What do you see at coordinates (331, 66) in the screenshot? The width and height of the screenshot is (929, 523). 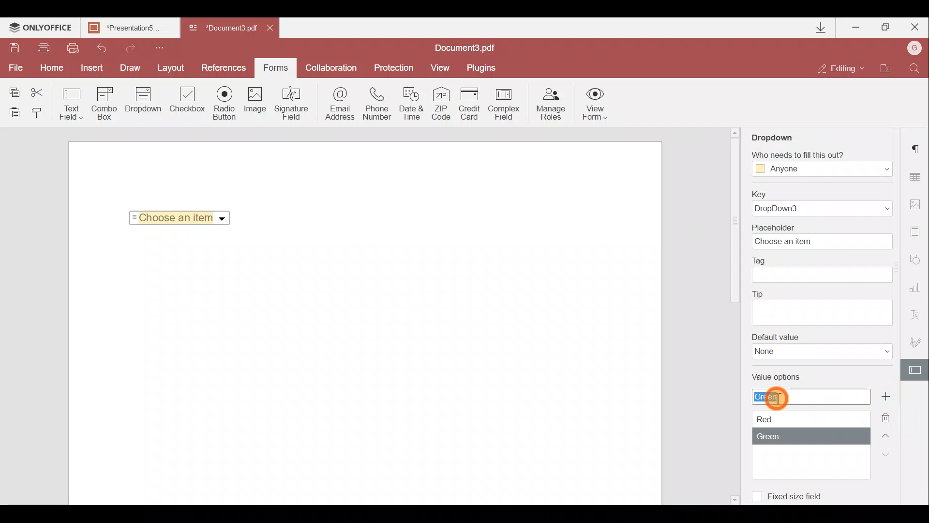 I see `Collaboration` at bounding box center [331, 66].